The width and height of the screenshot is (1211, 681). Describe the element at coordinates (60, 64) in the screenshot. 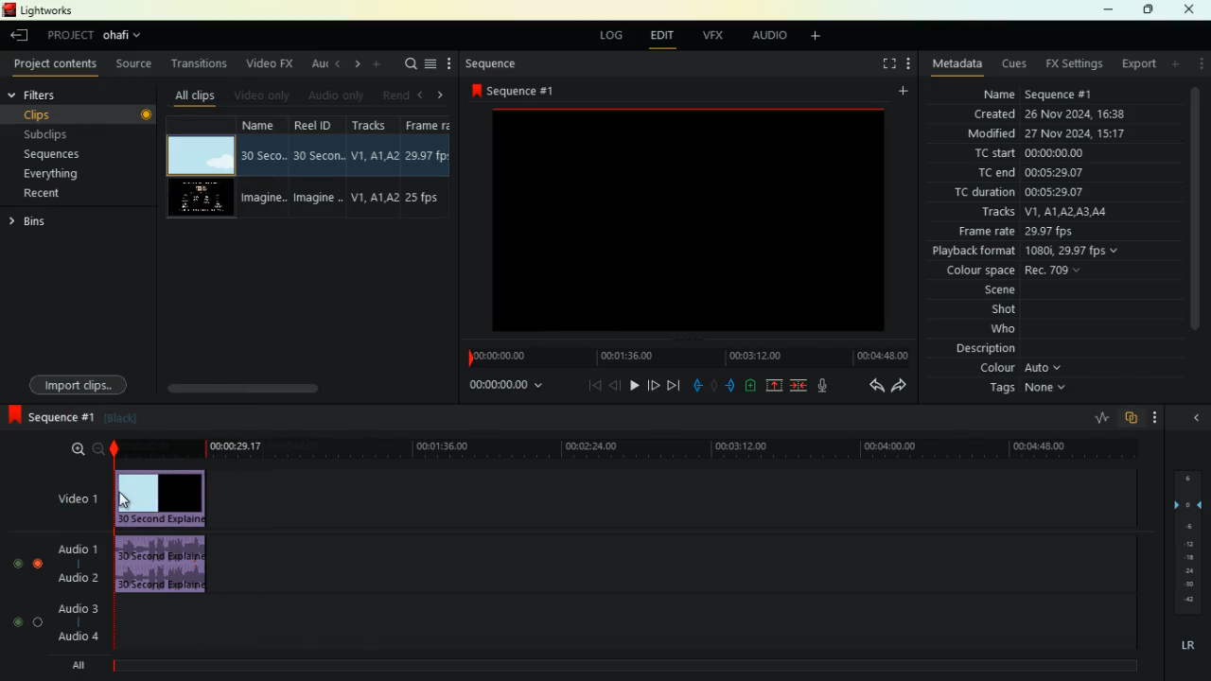

I see `project contents` at that location.